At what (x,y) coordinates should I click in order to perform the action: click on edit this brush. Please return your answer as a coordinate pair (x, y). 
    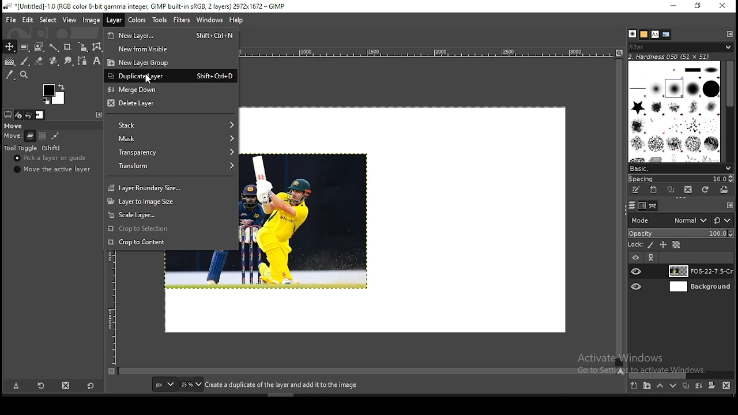
    Looking at the image, I should click on (636, 190).